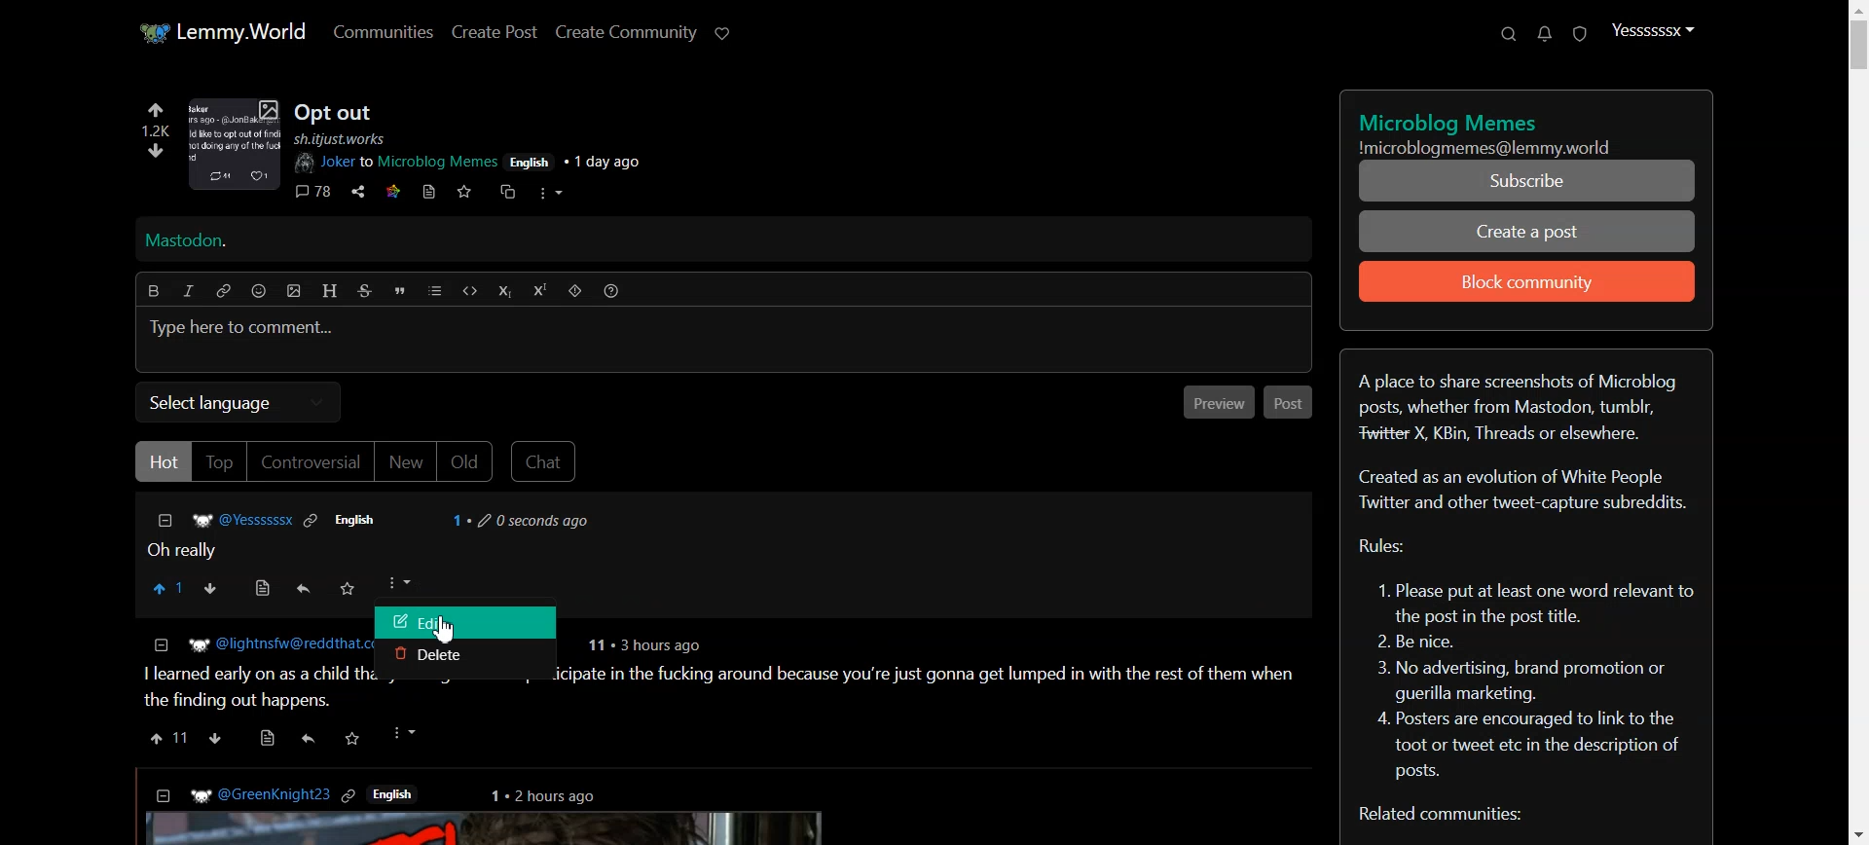 Image resolution: width=1869 pixels, height=845 pixels. What do you see at coordinates (400, 290) in the screenshot?
I see `Quote` at bounding box center [400, 290].